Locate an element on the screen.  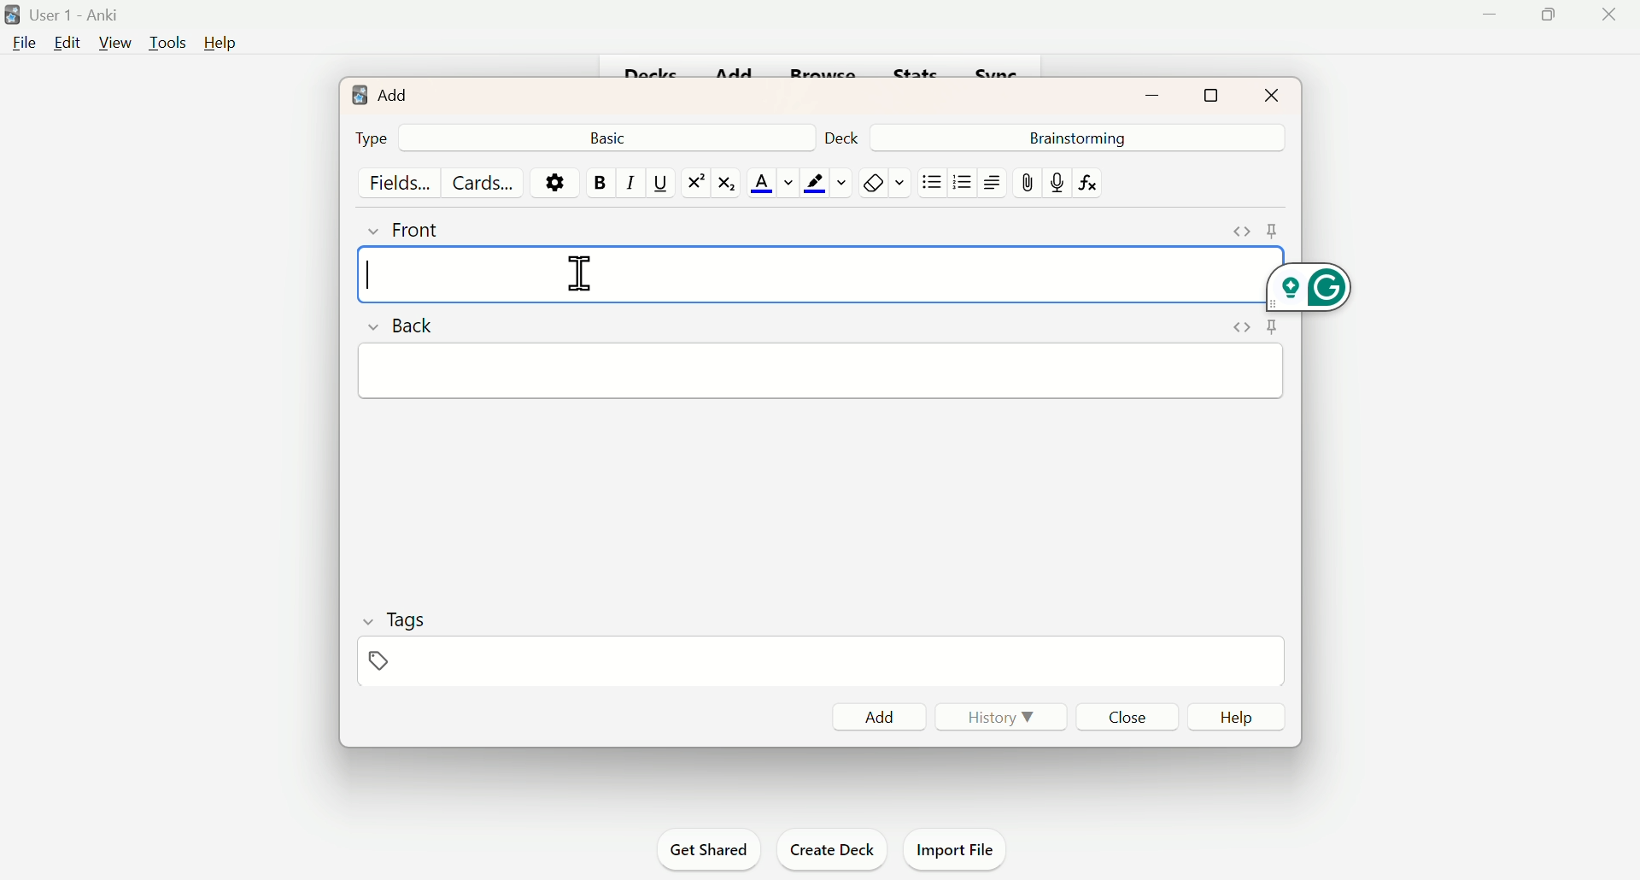
Import File is located at coordinates (957, 846).